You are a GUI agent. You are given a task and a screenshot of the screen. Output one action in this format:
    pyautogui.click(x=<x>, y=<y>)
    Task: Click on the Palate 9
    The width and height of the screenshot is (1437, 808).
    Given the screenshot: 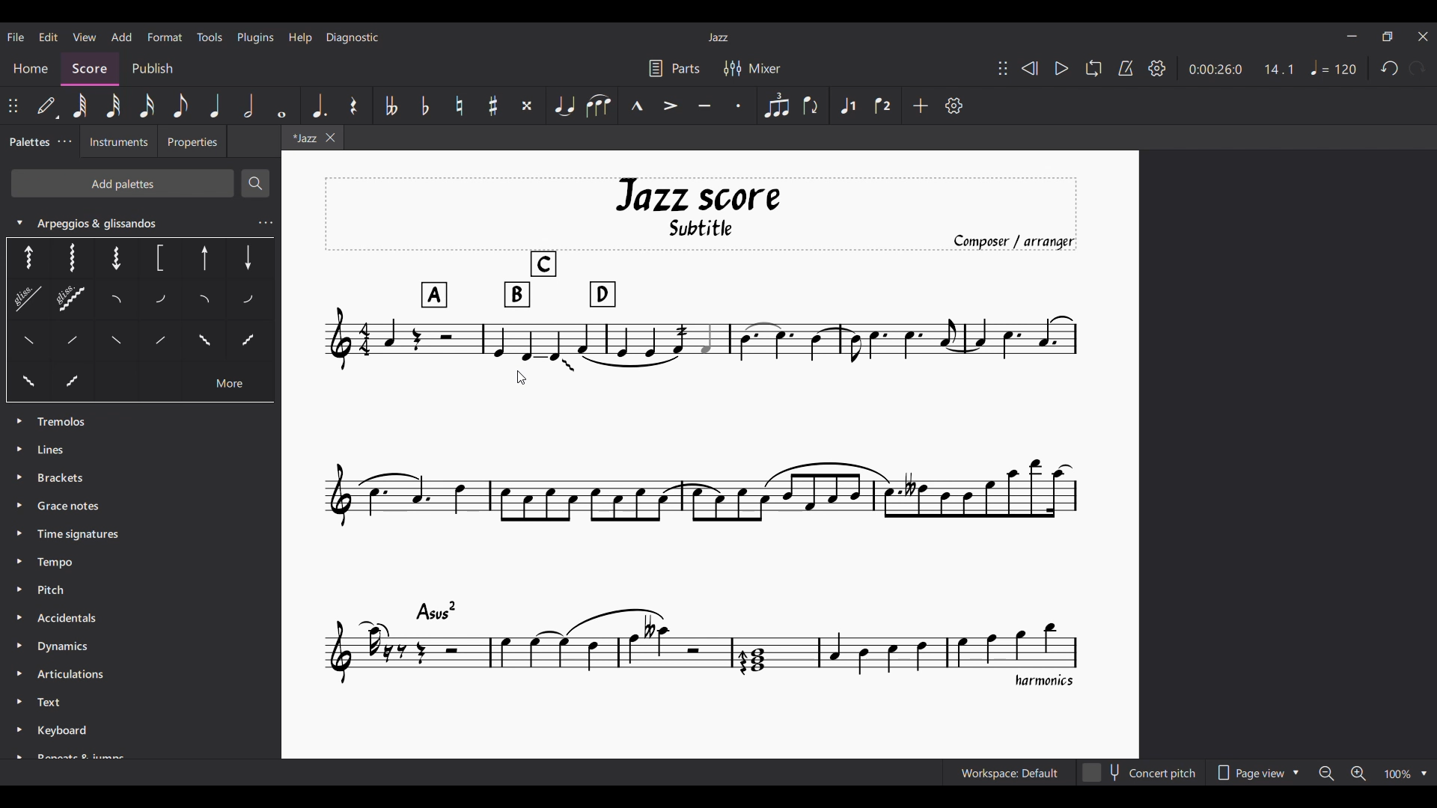 What is the action you would take?
    pyautogui.click(x=121, y=301)
    